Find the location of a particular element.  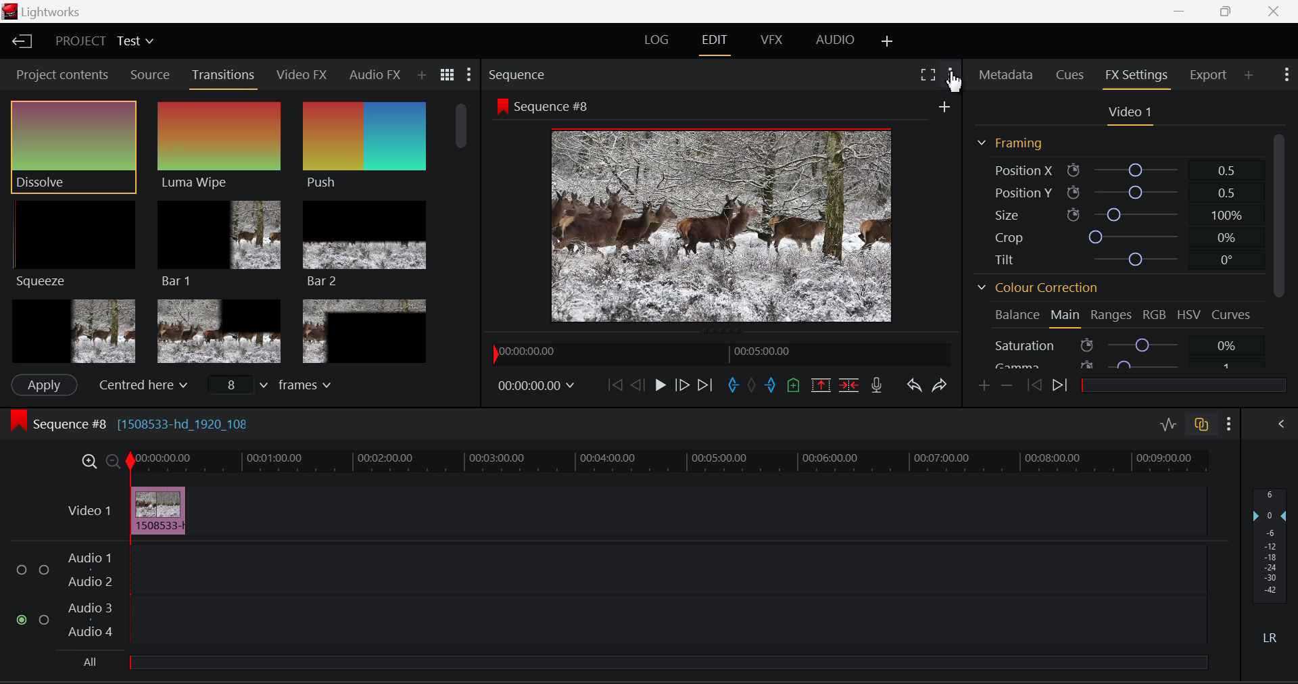

Gamma is located at coordinates (1117, 366).